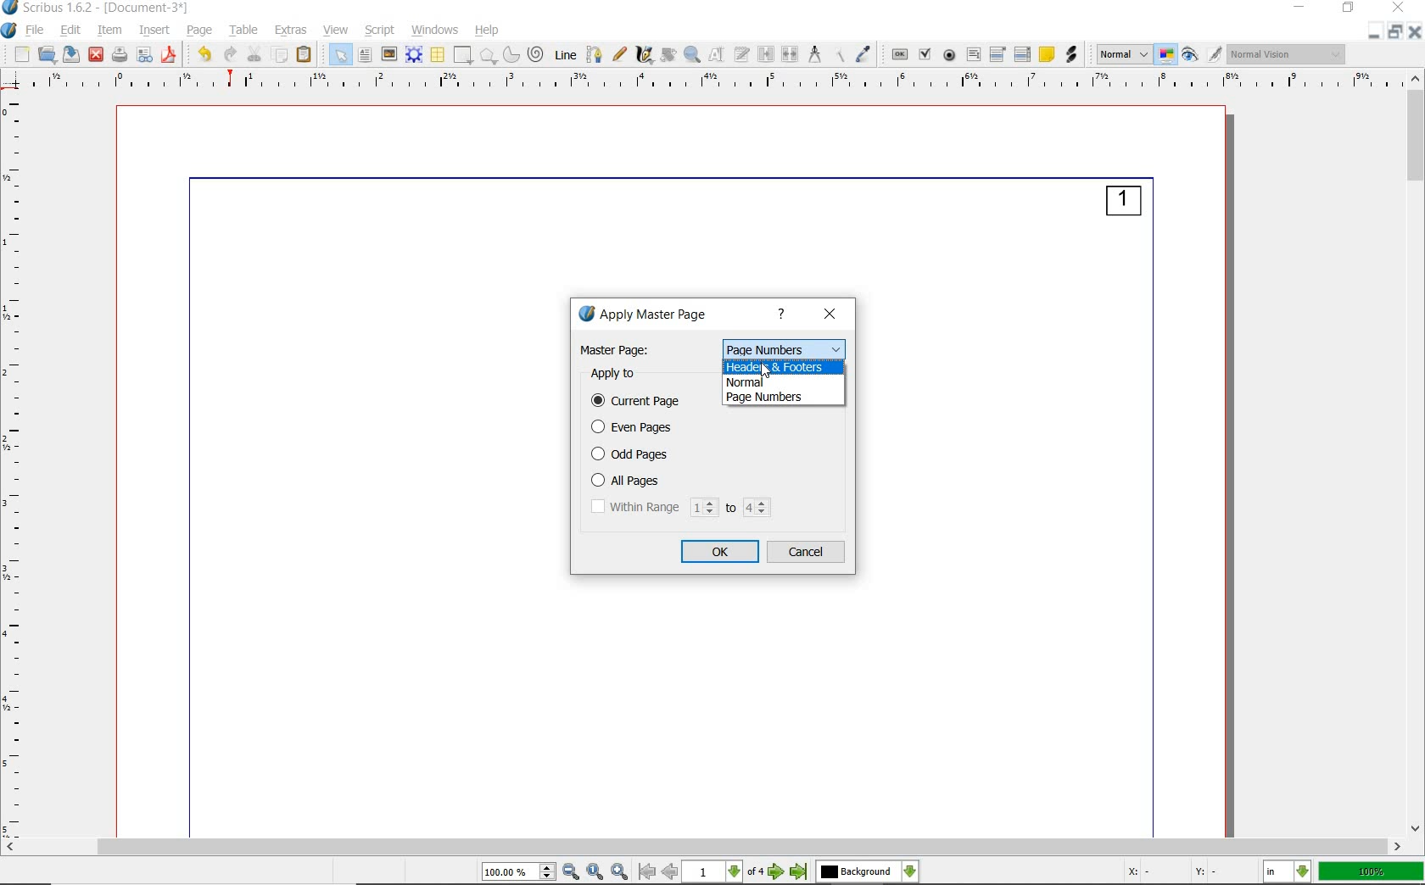  What do you see at coordinates (704, 847) in the screenshot?
I see `scrollbar` at bounding box center [704, 847].